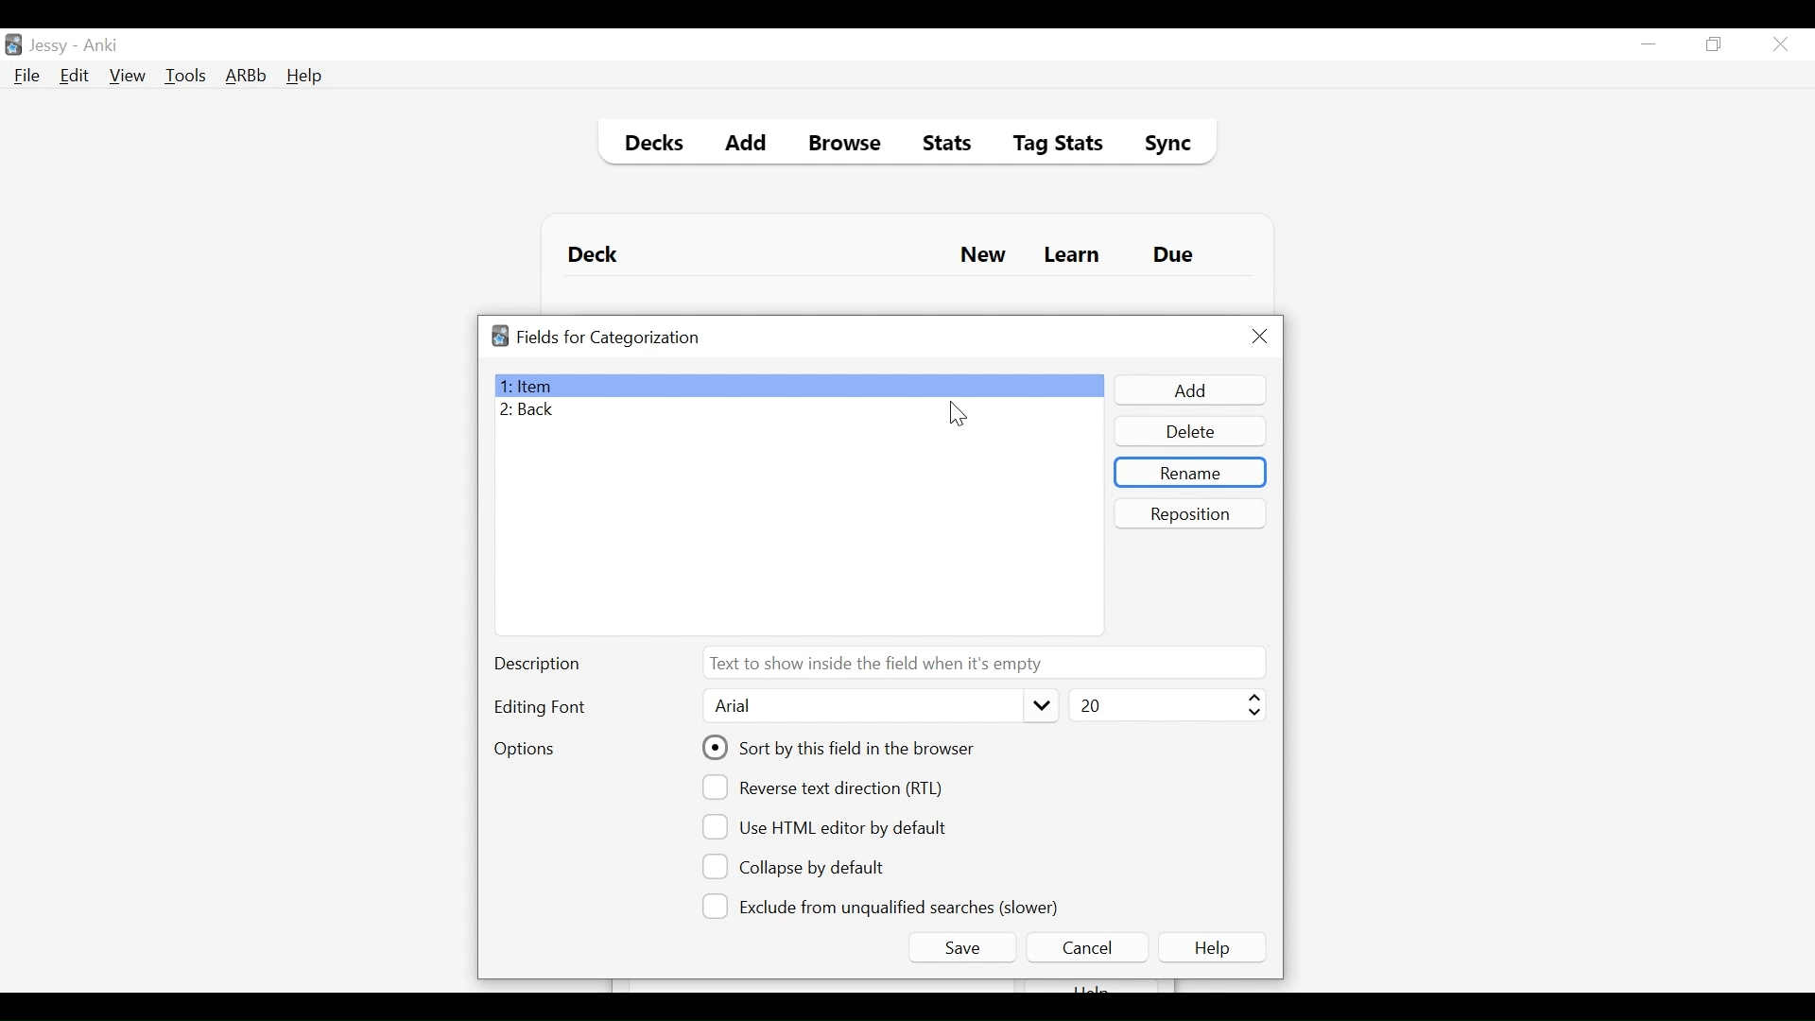 This screenshot has width=1815, height=1021. I want to click on Help, so click(303, 78).